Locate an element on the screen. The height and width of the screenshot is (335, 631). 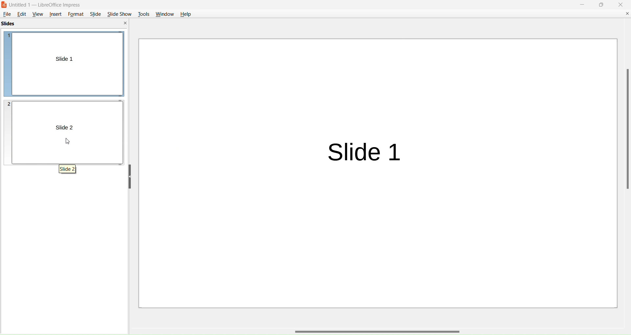
help is located at coordinates (187, 14).